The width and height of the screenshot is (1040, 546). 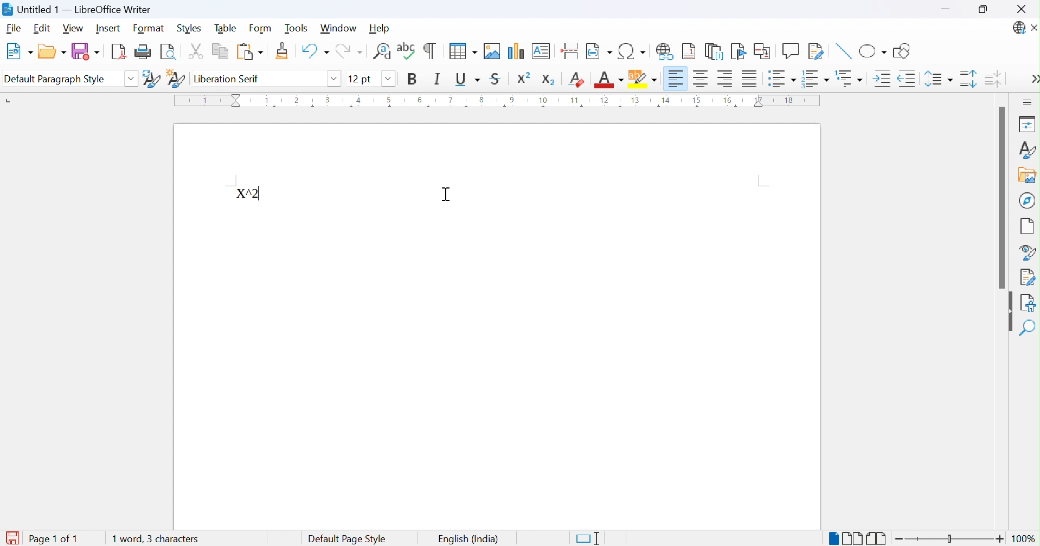 What do you see at coordinates (87, 51) in the screenshot?
I see `Save` at bounding box center [87, 51].